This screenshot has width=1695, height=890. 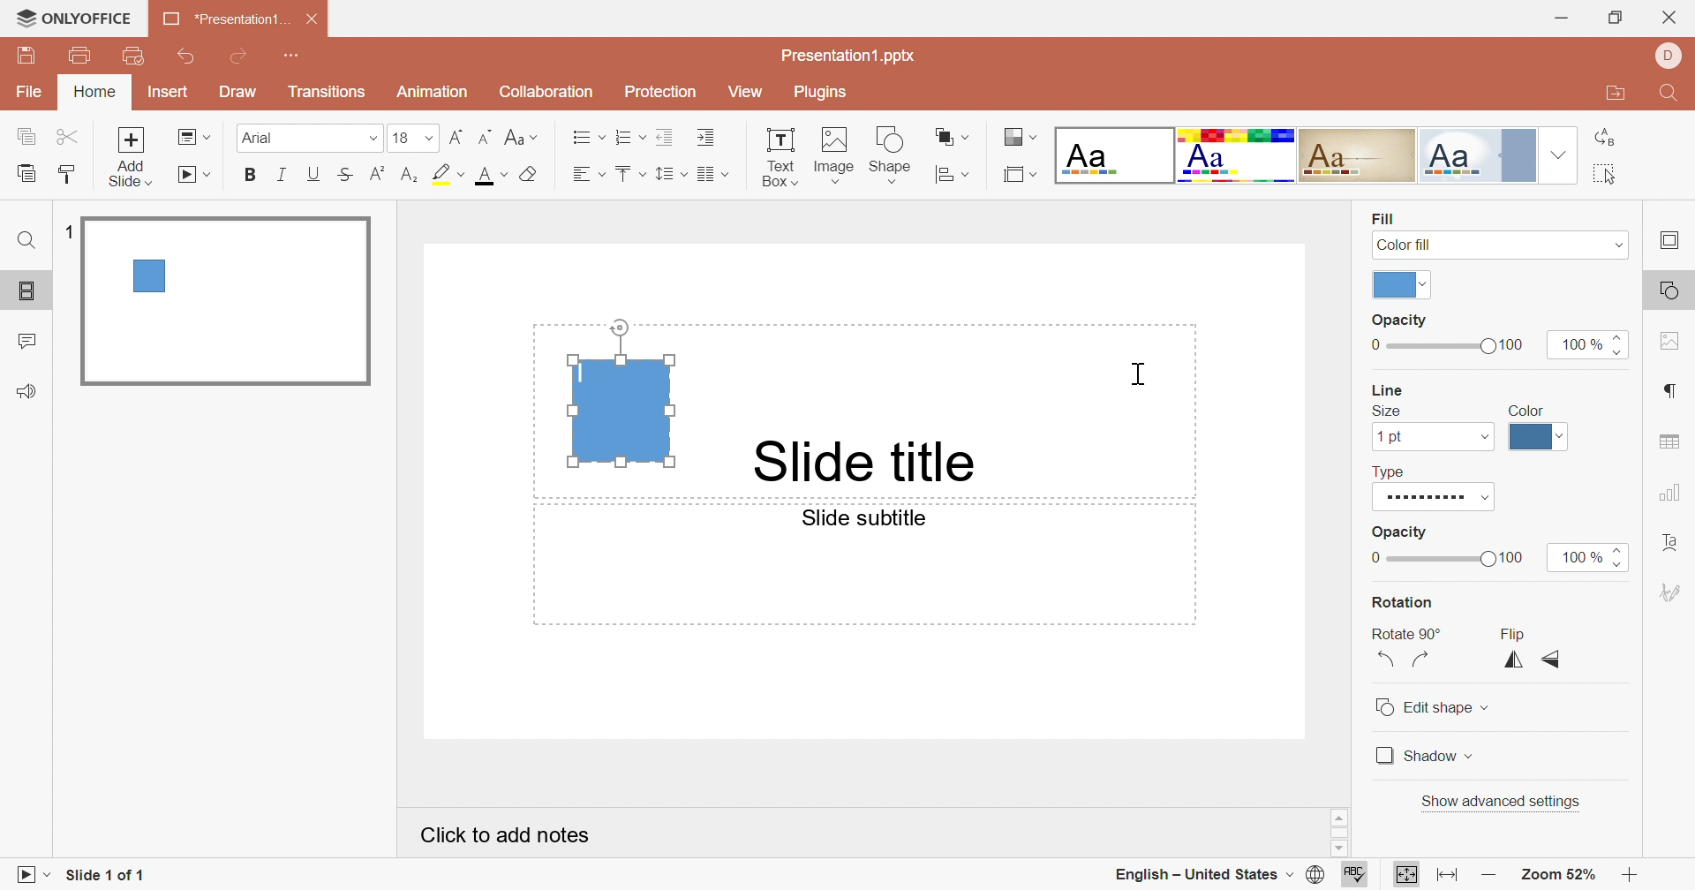 What do you see at coordinates (223, 19) in the screenshot?
I see `*Presentation1....xlsx` at bounding box center [223, 19].